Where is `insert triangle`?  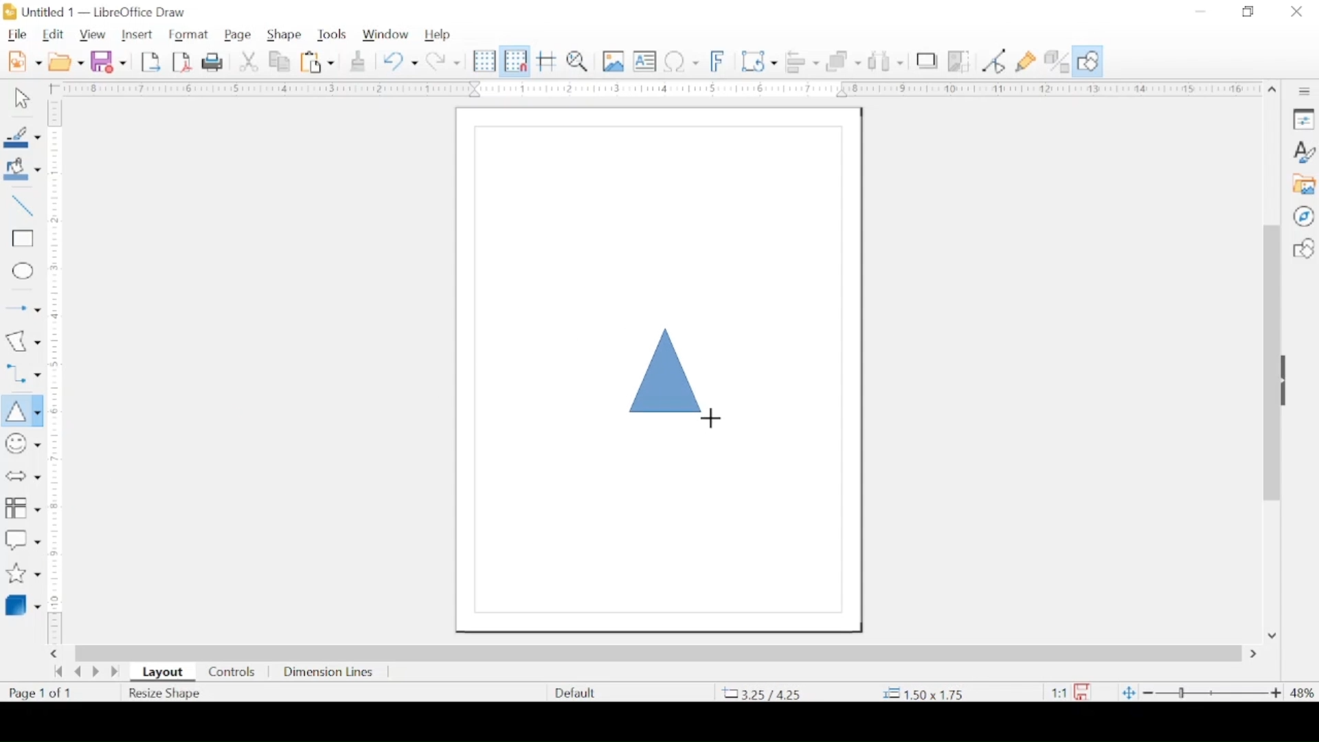
insert triangle is located at coordinates (20, 409).